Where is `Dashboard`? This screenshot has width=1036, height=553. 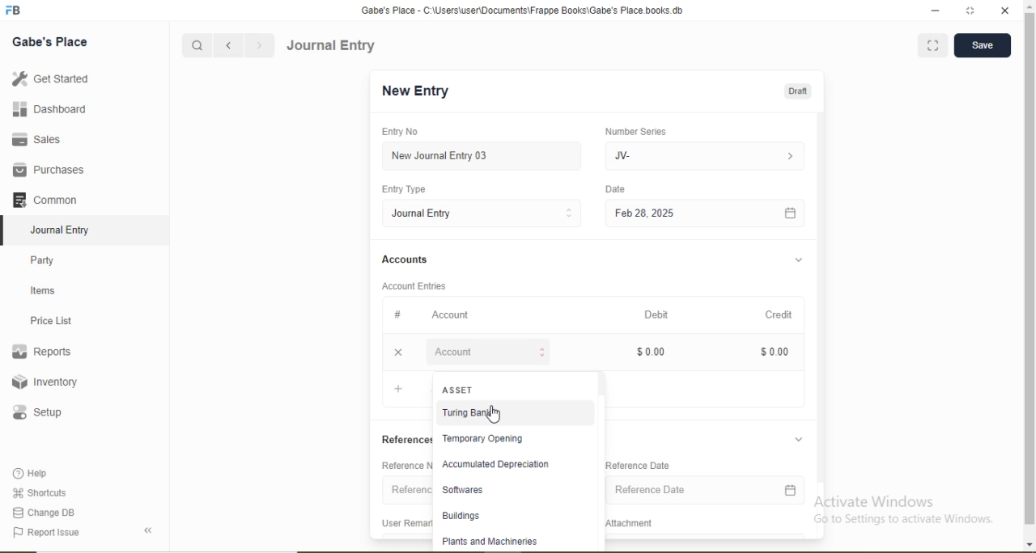 Dashboard is located at coordinates (50, 108).